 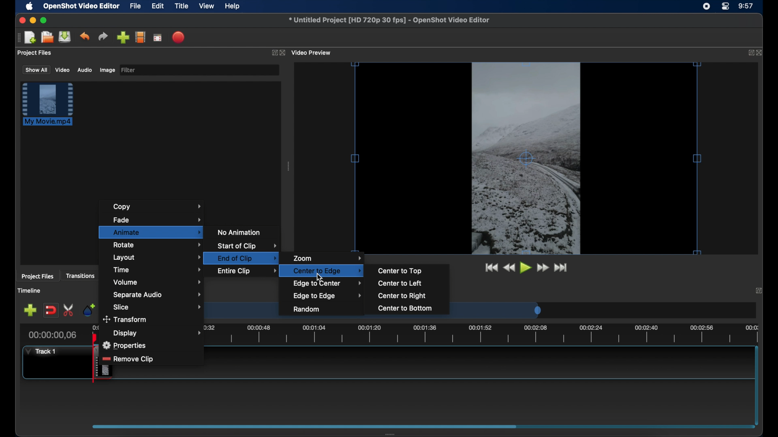 What do you see at coordinates (543, 268) in the screenshot?
I see `fast forward` at bounding box center [543, 268].